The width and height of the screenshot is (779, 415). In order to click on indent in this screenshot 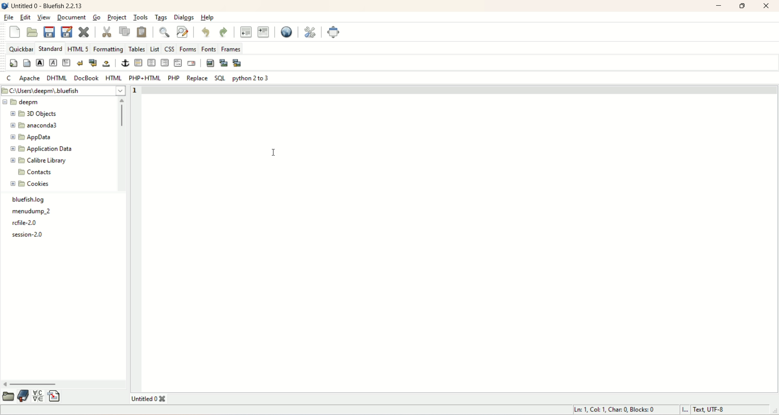, I will do `click(263, 32)`.